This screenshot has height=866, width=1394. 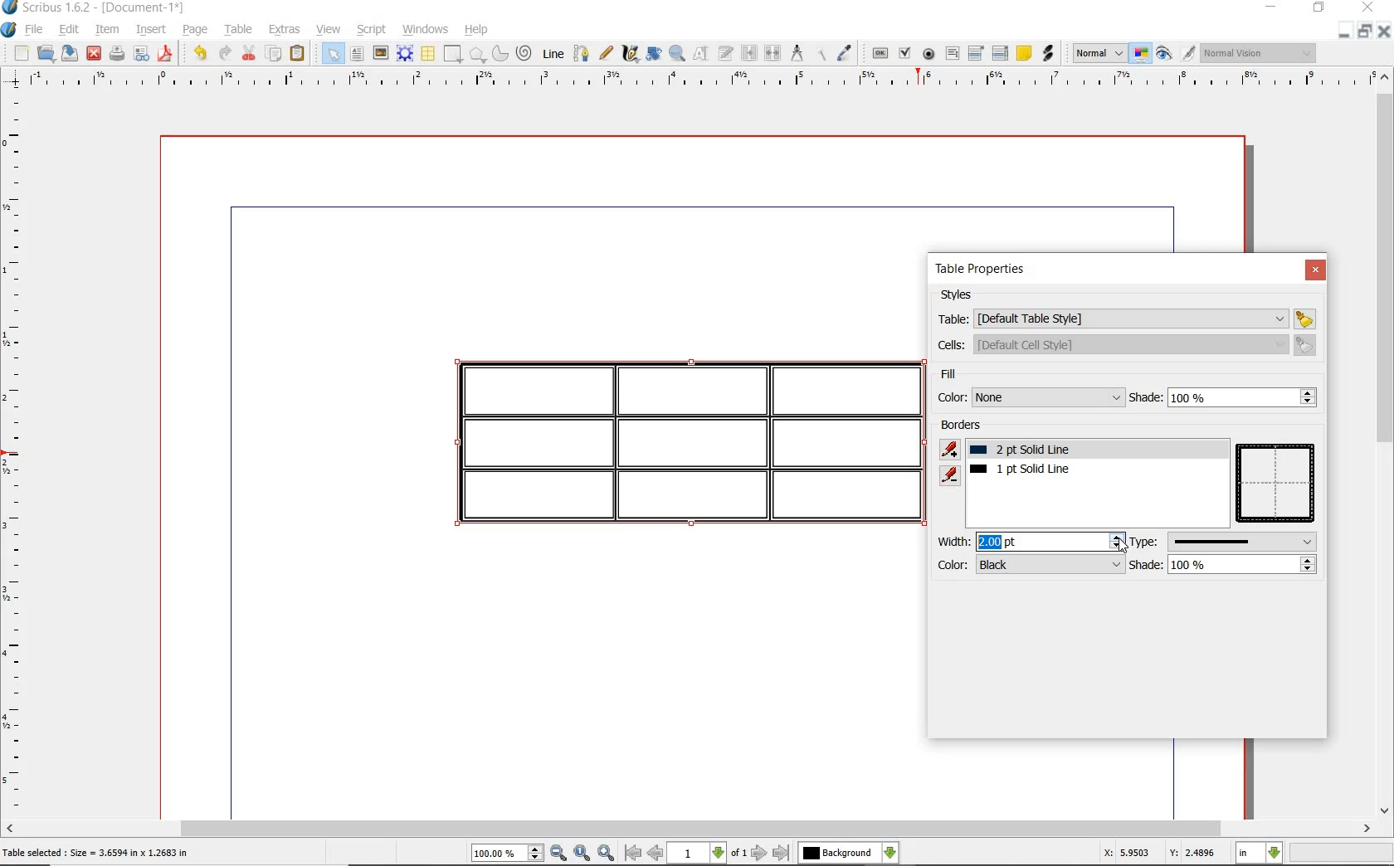 I want to click on help, so click(x=475, y=31).